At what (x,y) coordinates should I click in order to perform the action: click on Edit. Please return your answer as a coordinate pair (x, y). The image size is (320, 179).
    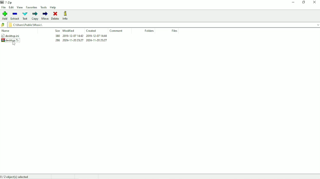
    Looking at the image, I should click on (11, 8).